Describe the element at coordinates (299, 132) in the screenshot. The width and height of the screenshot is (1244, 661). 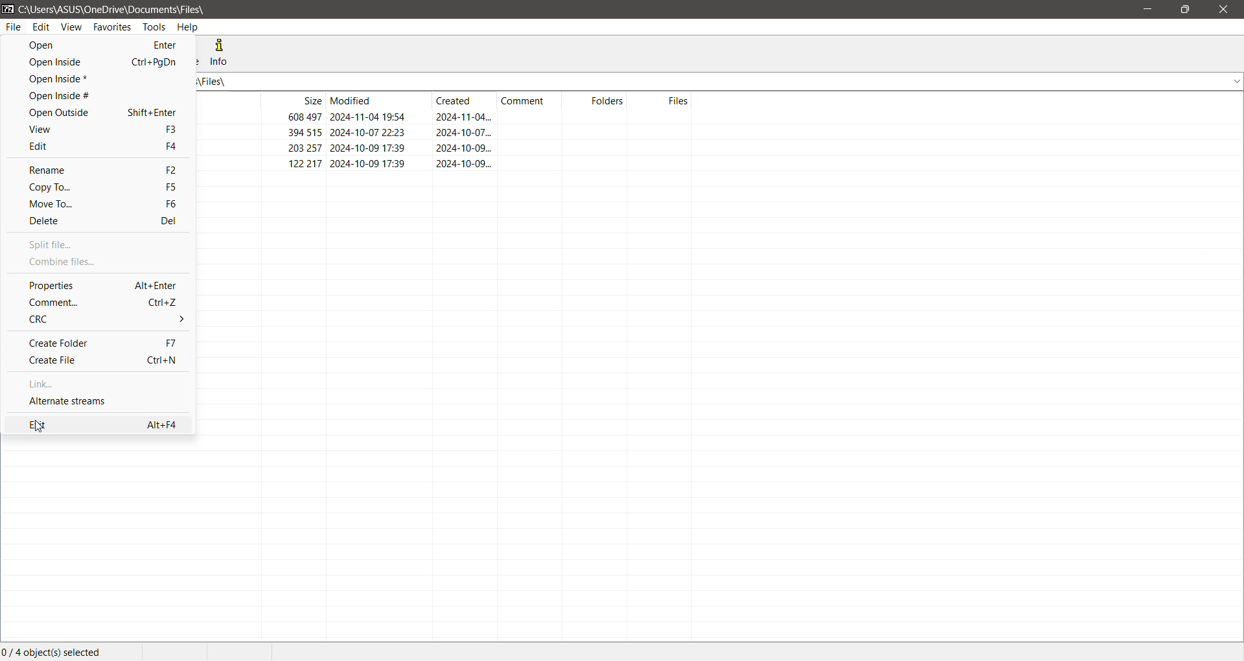
I see `394 515` at that location.